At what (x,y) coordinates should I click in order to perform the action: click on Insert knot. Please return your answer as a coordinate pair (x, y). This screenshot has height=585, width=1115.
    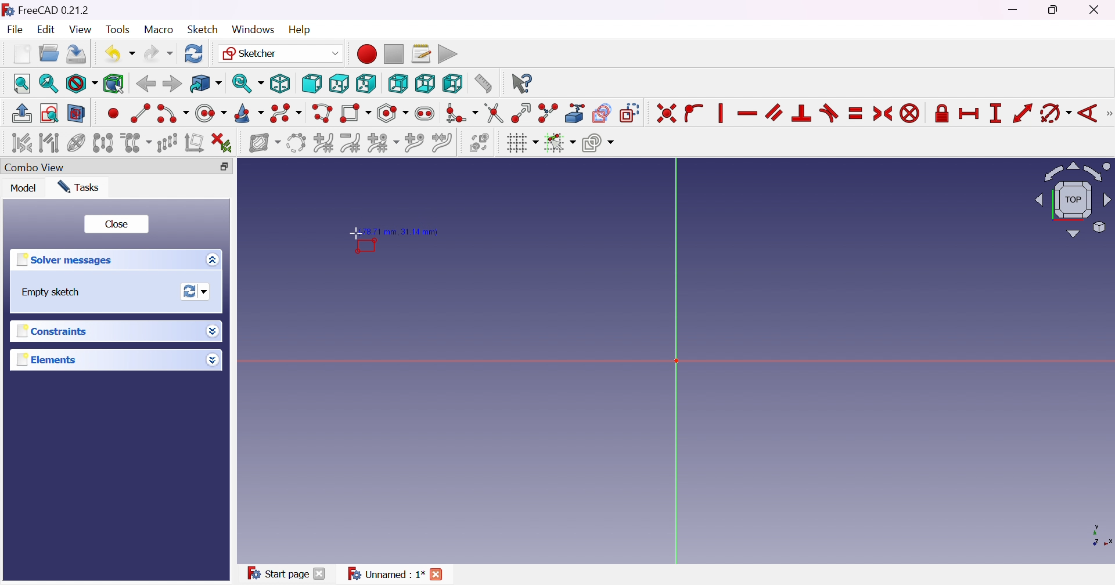
    Looking at the image, I should click on (413, 142).